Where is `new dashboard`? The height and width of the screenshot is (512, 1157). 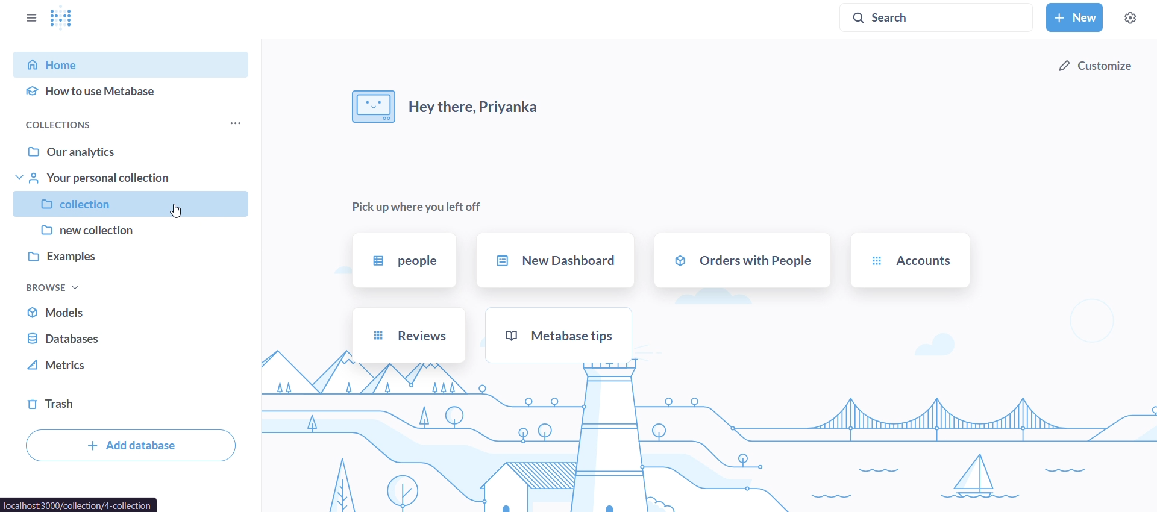
new dashboard is located at coordinates (556, 261).